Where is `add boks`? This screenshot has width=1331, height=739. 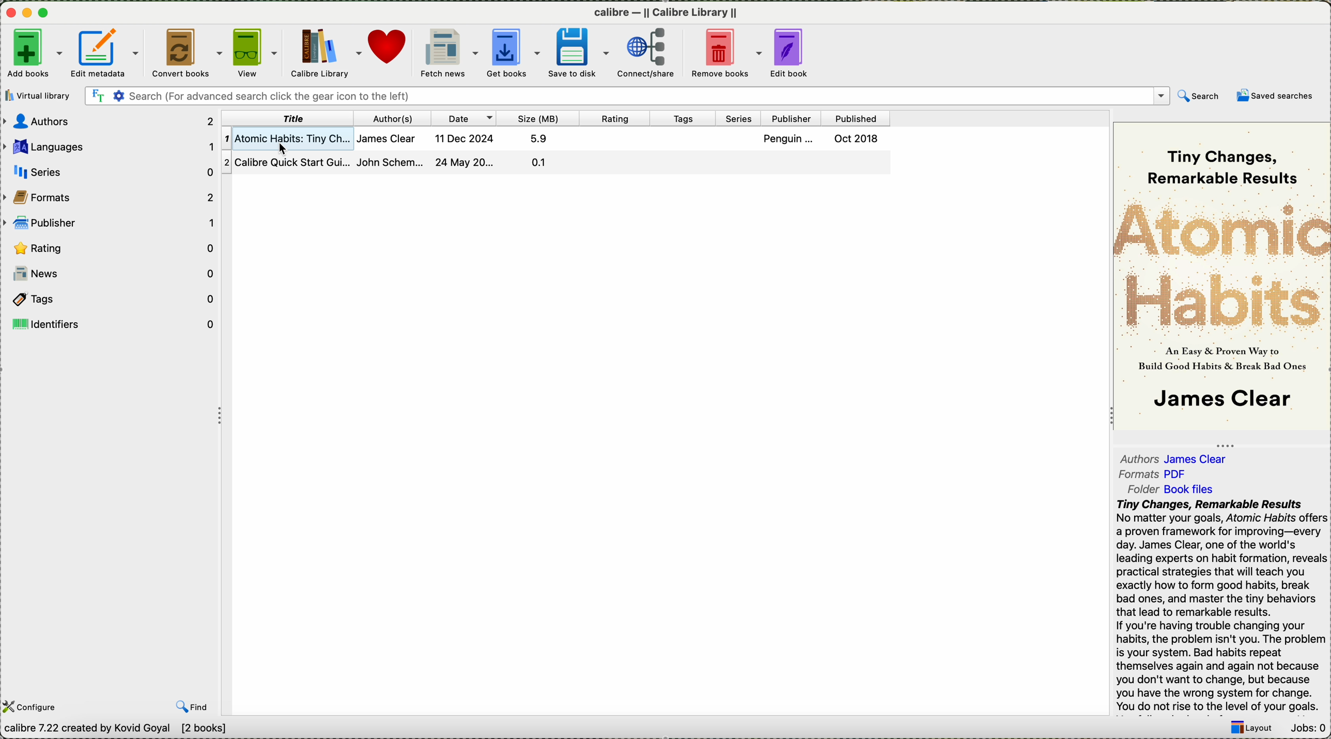 add boks is located at coordinates (35, 54).